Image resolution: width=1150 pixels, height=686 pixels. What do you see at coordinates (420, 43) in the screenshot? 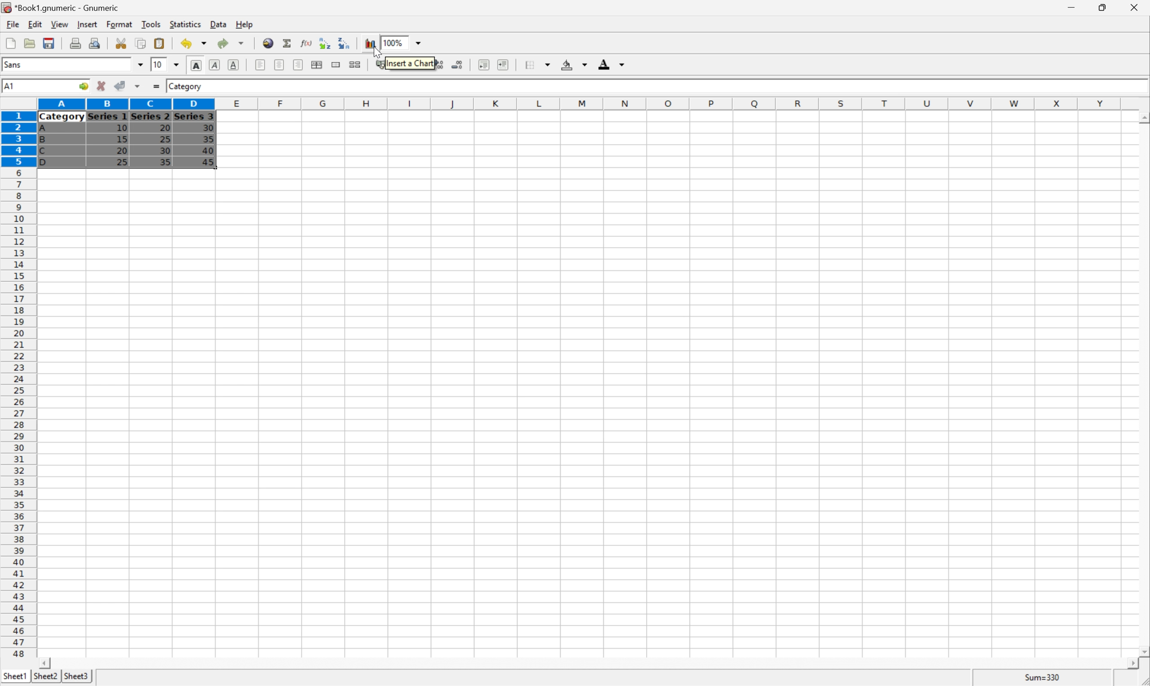
I see `Drop Down` at bounding box center [420, 43].